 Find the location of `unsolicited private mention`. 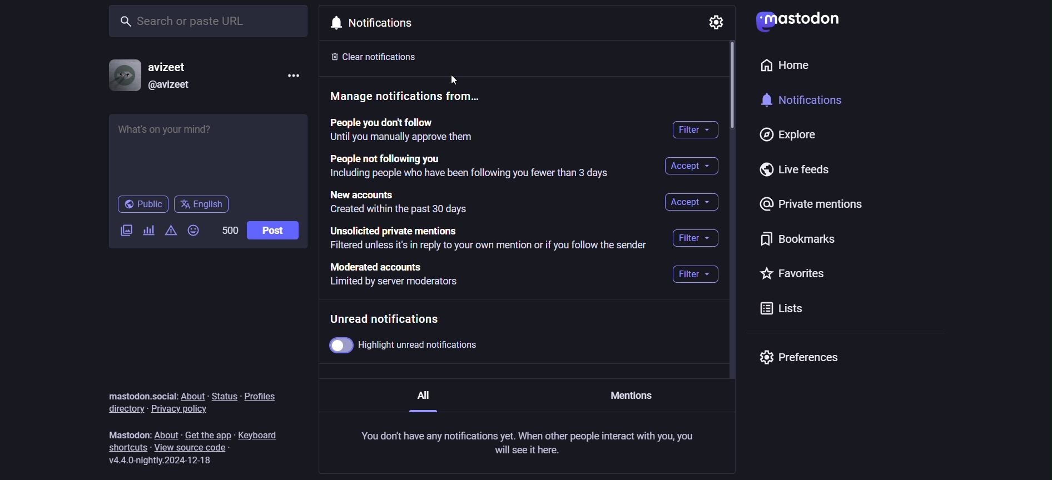

unsolicited private mention is located at coordinates (491, 239).